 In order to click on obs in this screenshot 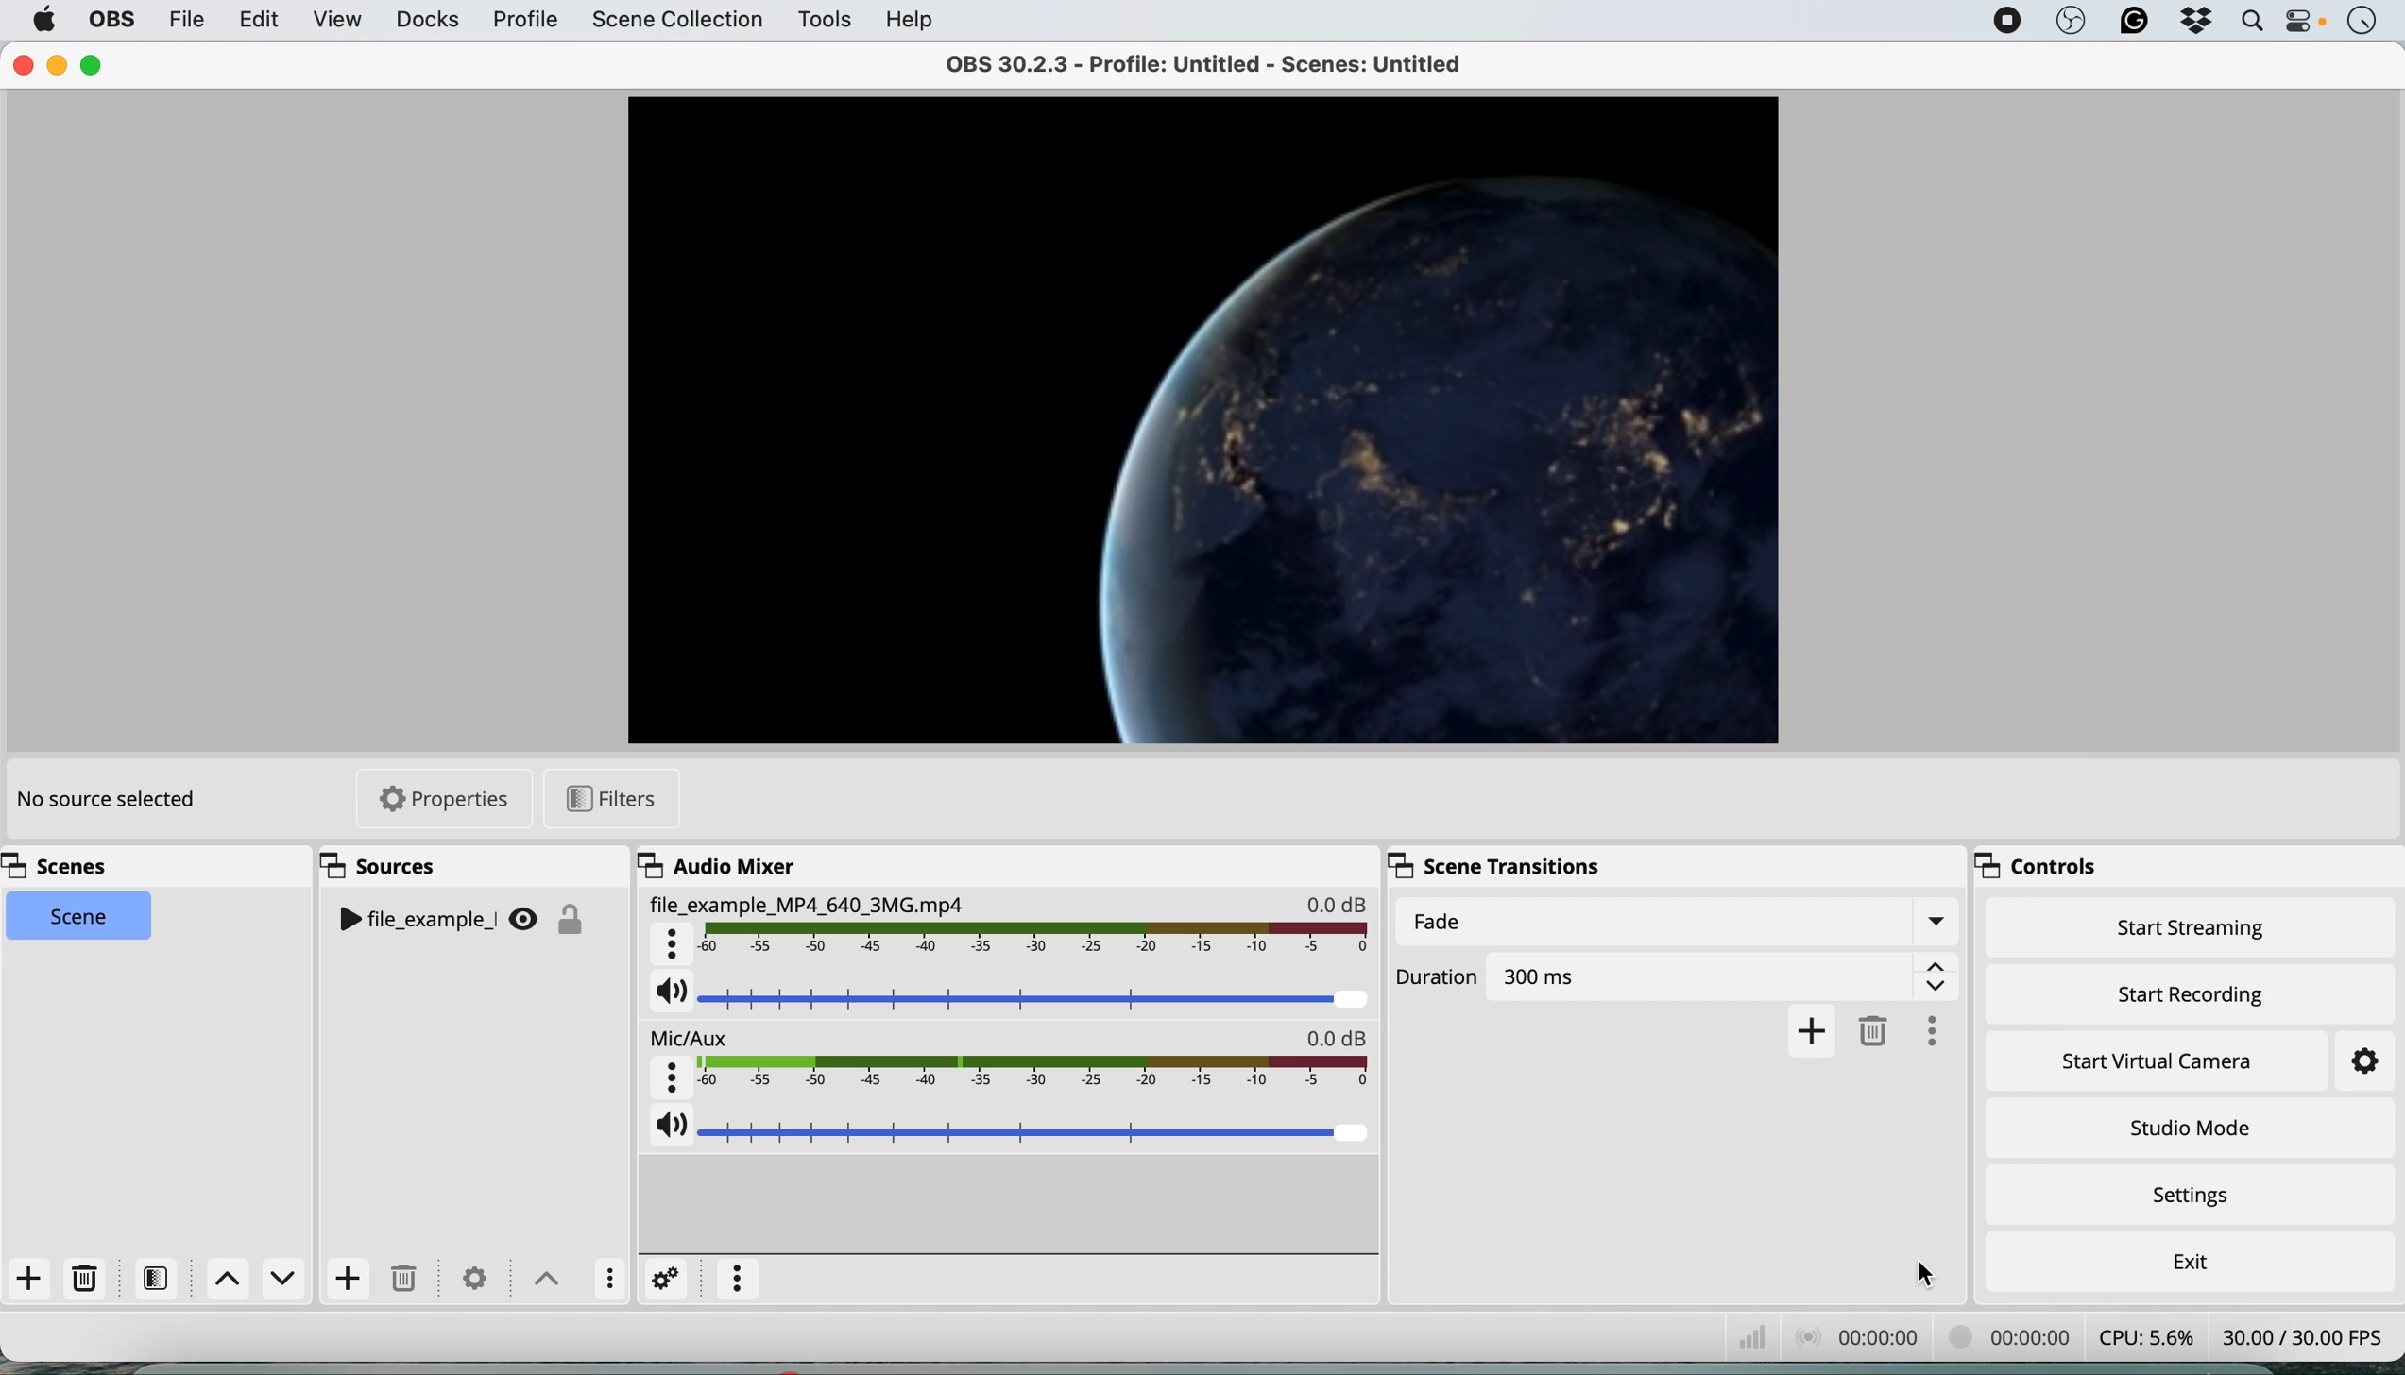, I will do `click(2071, 22)`.